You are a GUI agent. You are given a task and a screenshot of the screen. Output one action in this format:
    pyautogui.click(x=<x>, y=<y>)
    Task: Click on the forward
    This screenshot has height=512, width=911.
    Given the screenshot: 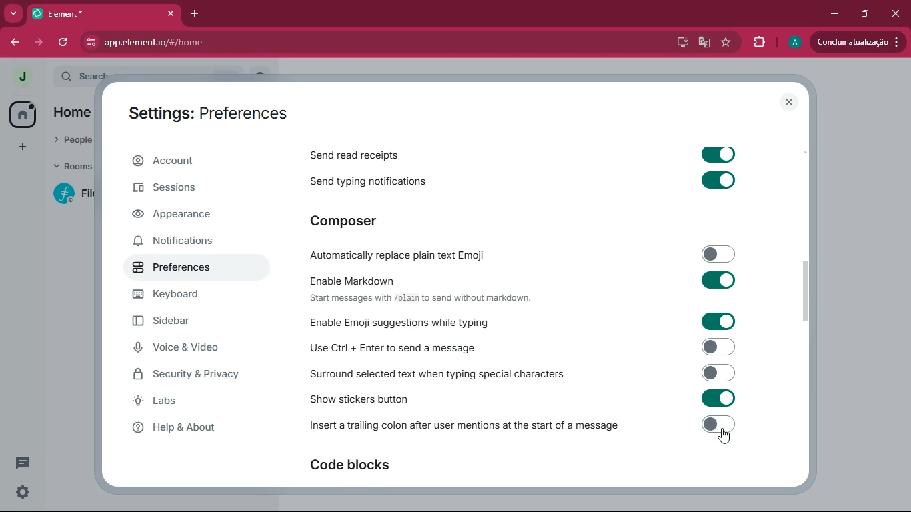 What is the action you would take?
    pyautogui.click(x=41, y=43)
    